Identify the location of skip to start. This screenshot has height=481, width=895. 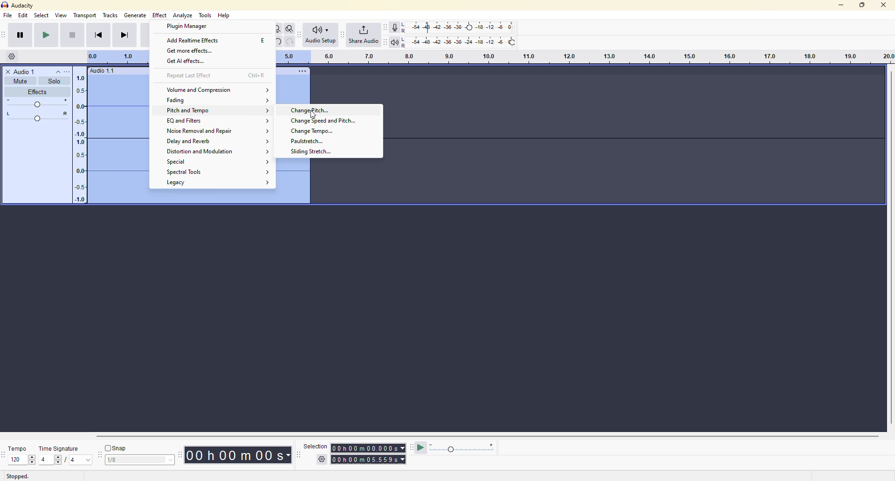
(98, 34).